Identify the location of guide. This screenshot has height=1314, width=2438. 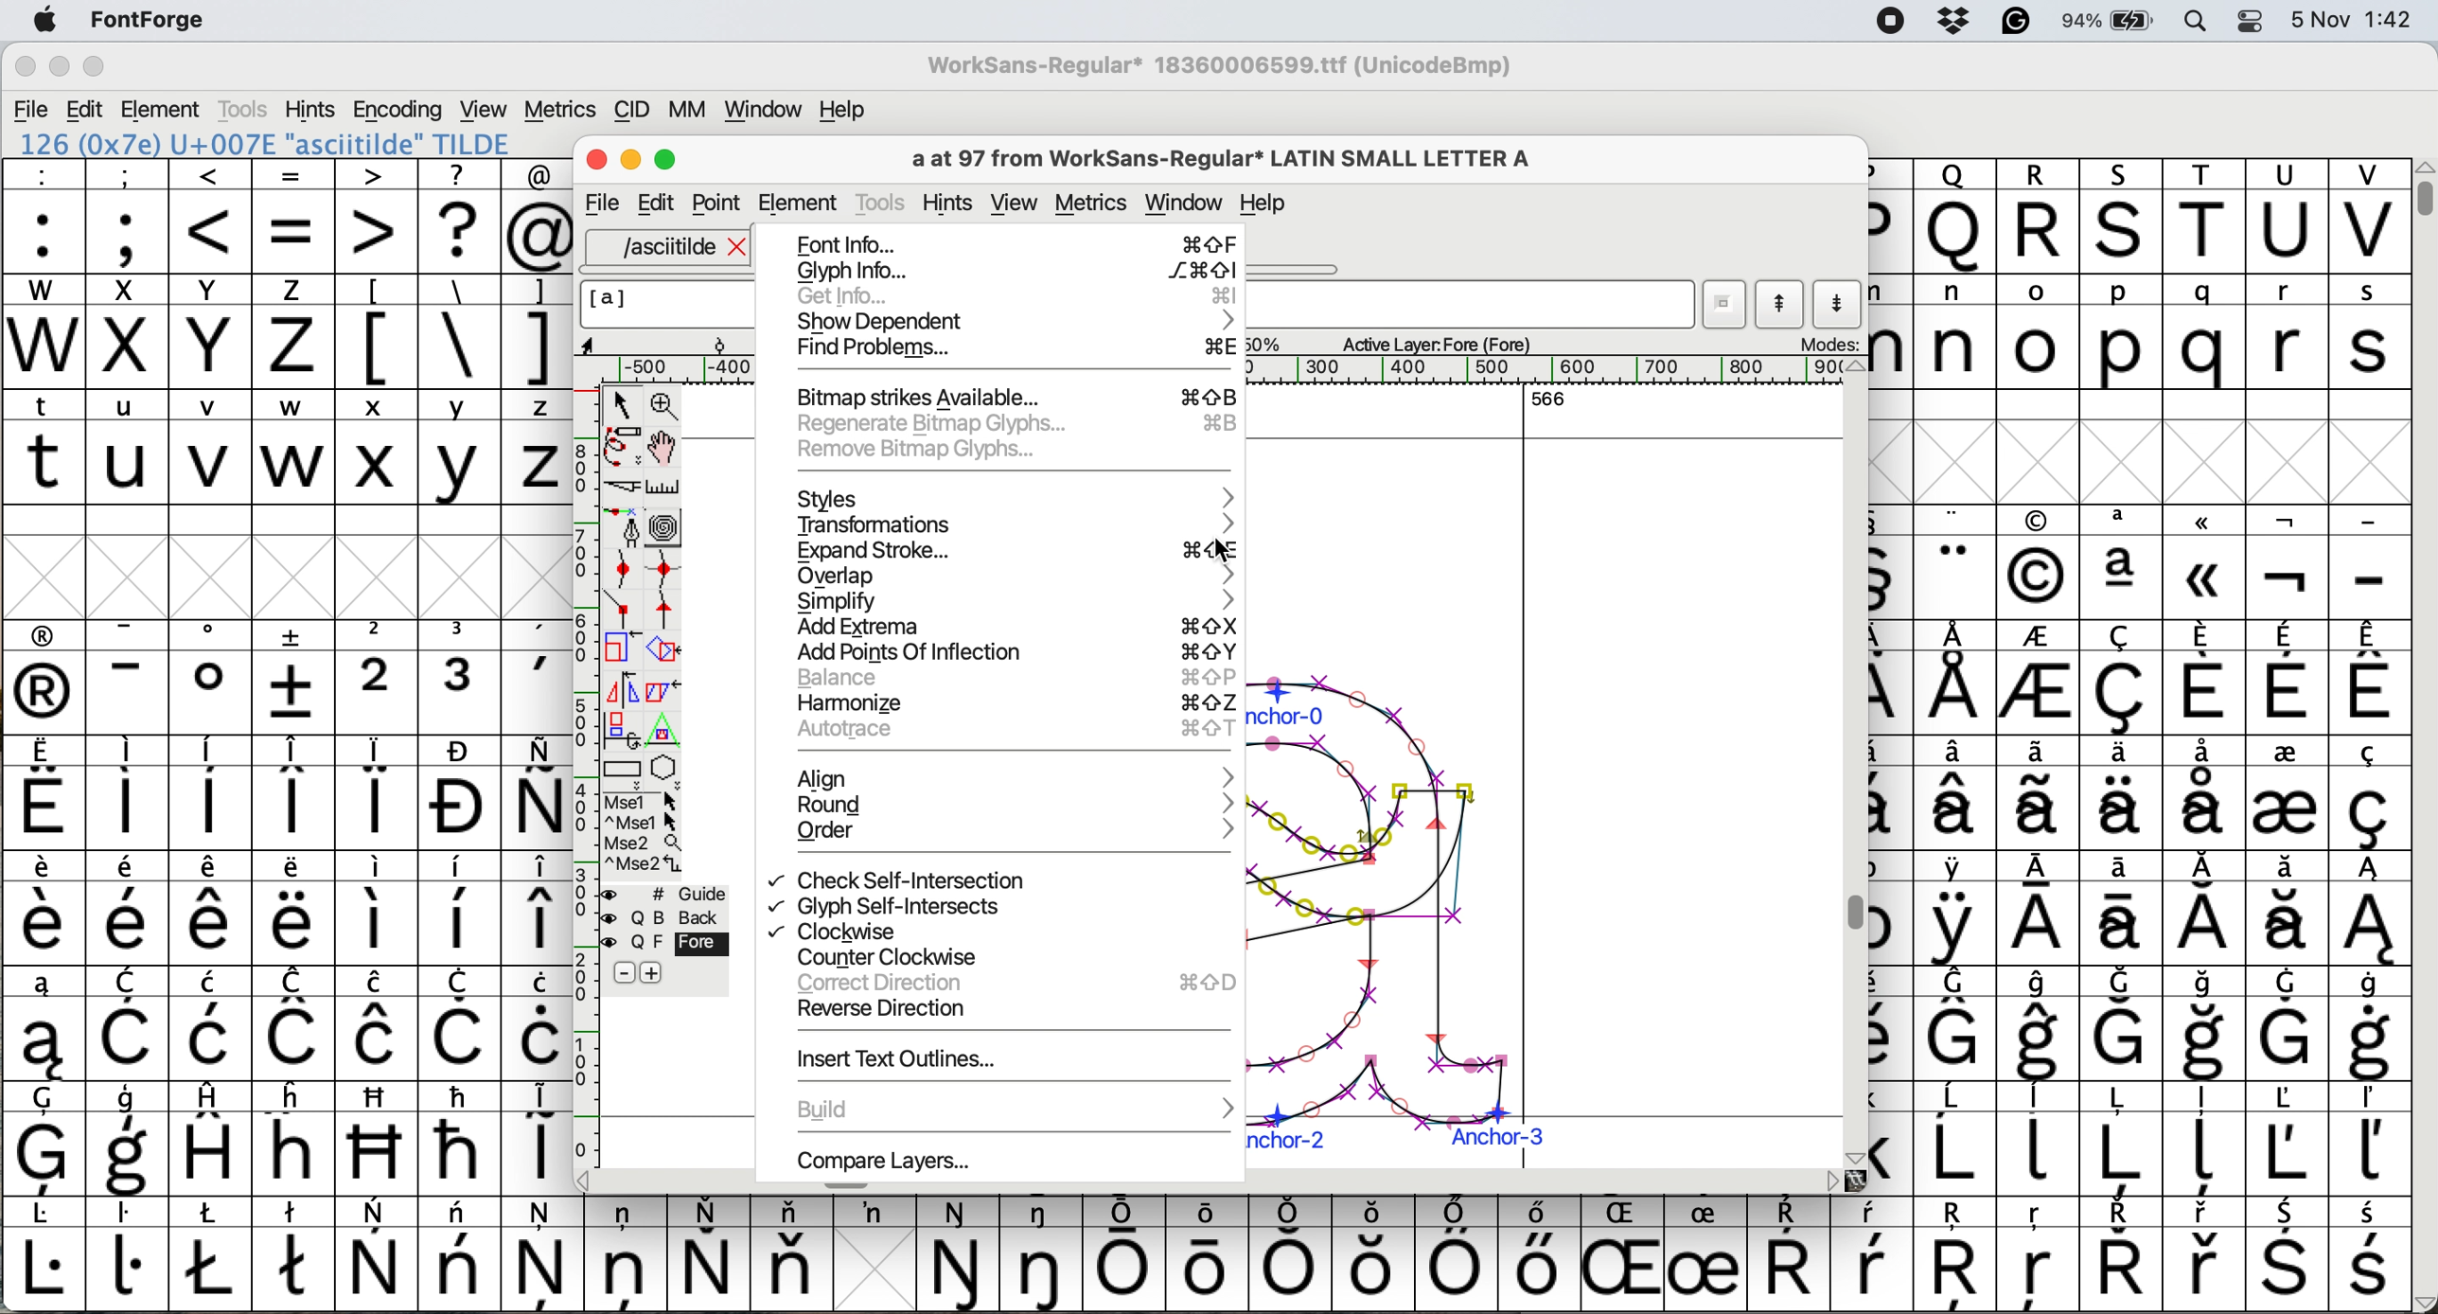
(671, 891).